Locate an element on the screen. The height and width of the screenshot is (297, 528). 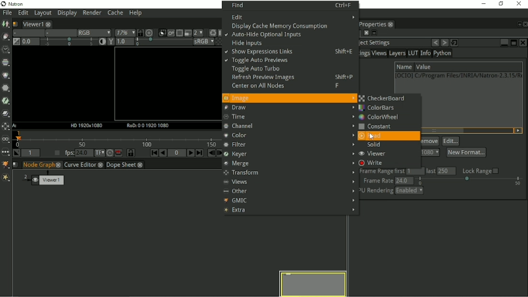
Switch between neutral 1.0 gain f stop and the previous setting is located at coordinates (15, 42).